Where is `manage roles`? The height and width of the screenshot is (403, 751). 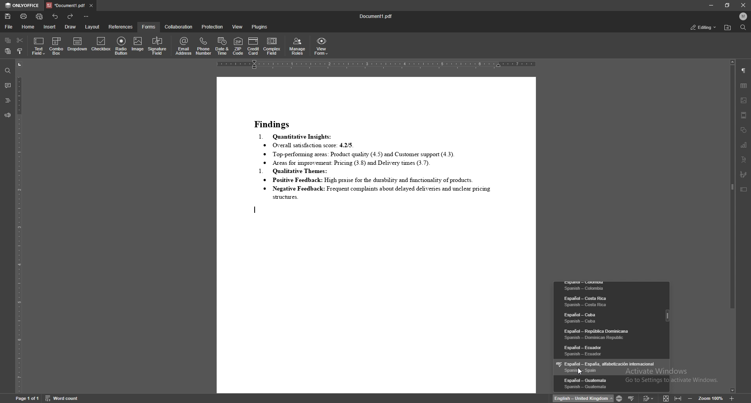
manage roles is located at coordinates (298, 46).